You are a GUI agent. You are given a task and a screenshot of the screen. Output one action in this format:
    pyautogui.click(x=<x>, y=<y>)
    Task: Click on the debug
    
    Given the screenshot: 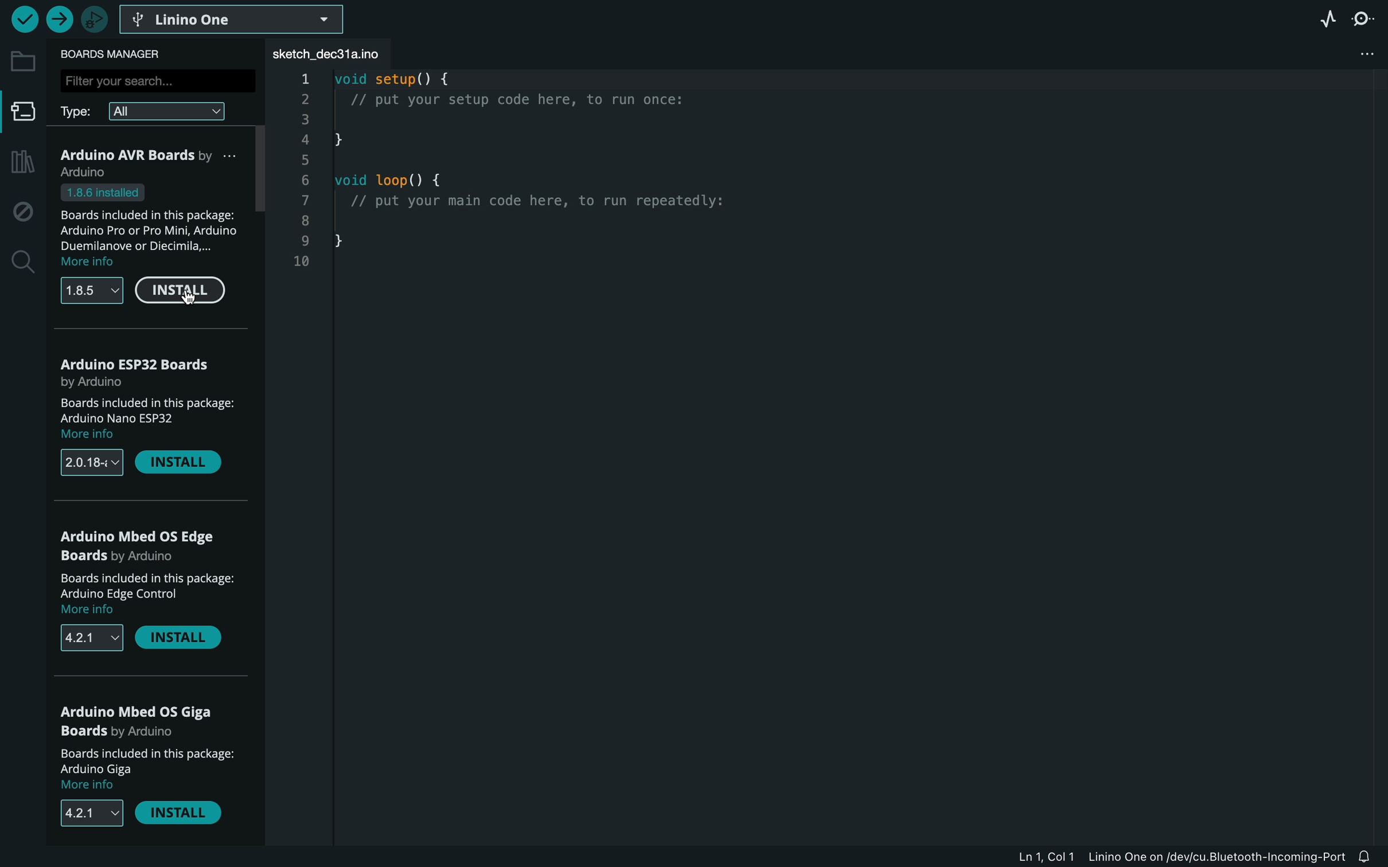 What is the action you would take?
    pyautogui.click(x=23, y=212)
    